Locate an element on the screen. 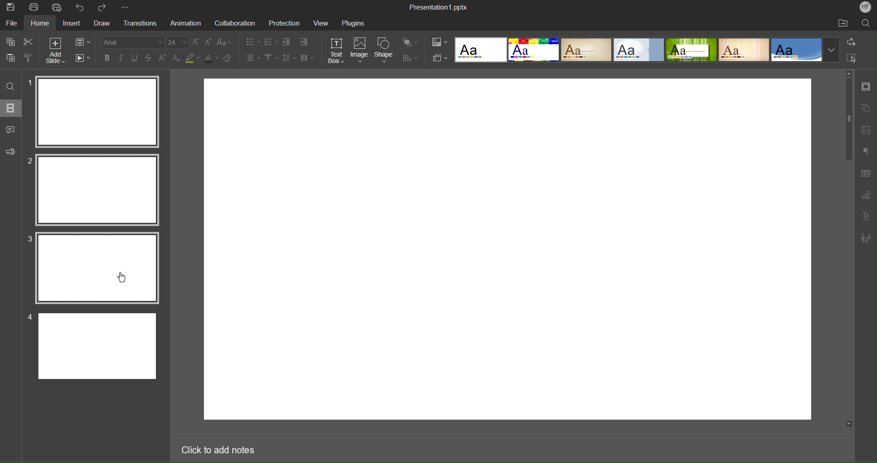 The height and width of the screenshot is (463, 877). subscript is located at coordinates (177, 58).